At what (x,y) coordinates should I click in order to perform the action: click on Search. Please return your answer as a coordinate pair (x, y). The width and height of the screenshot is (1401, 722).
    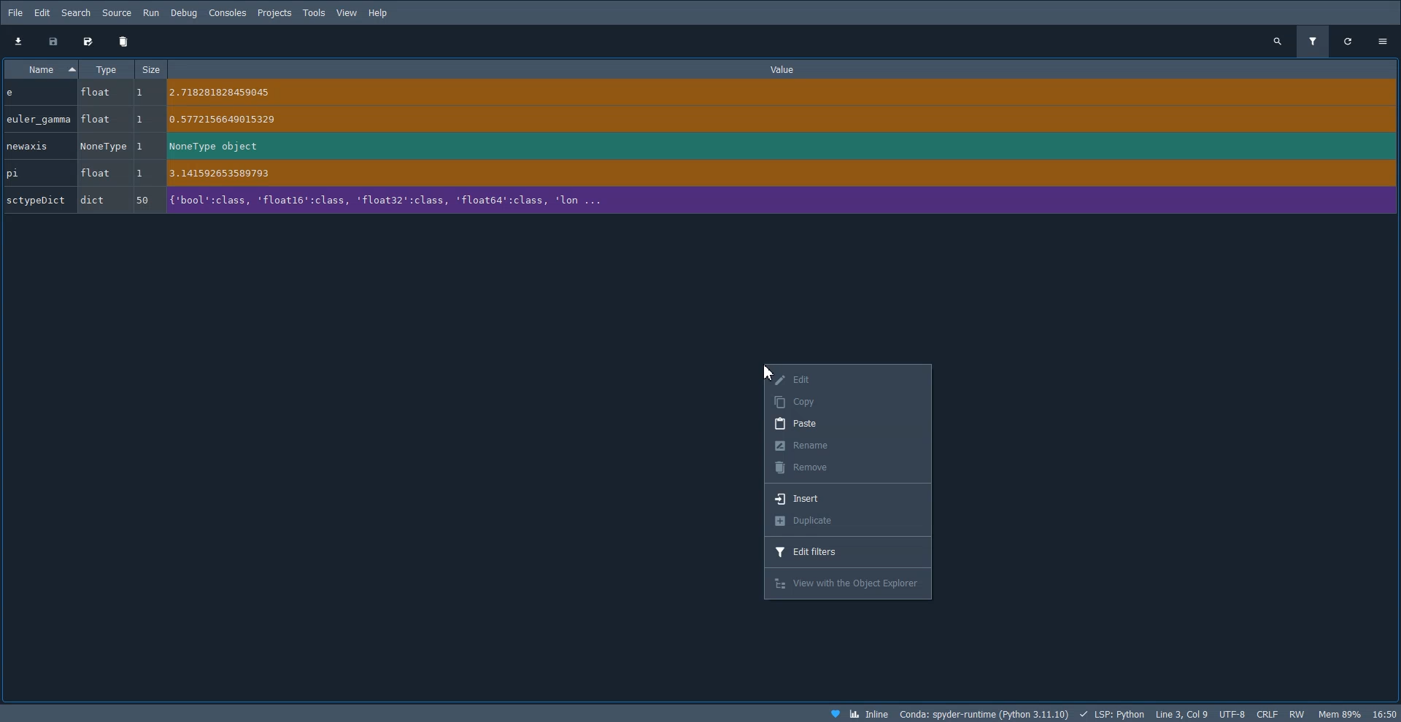
    Looking at the image, I should click on (76, 12).